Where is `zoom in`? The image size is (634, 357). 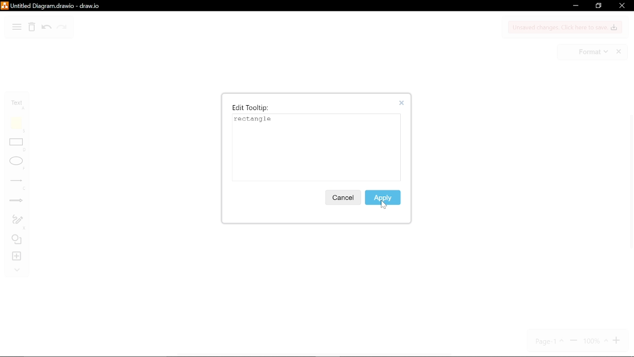
zoom in is located at coordinates (618, 341).